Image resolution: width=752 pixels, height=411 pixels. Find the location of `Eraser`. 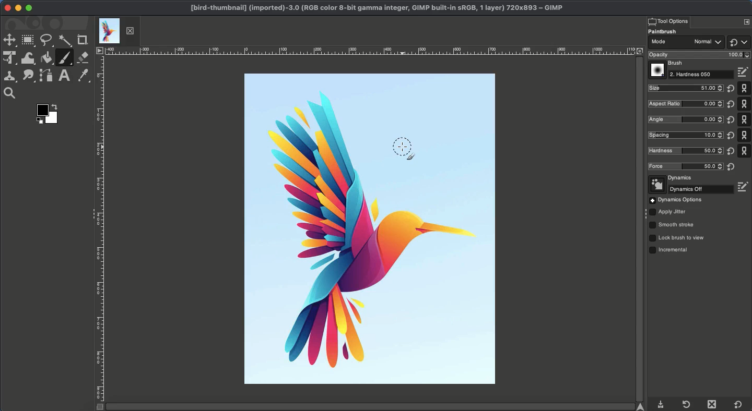

Eraser is located at coordinates (84, 57).